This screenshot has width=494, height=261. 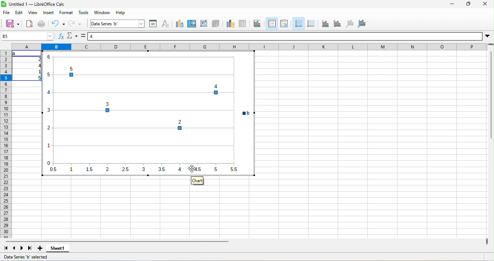 What do you see at coordinates (83, 36) in the screenshot?
I see `formula` at bounding box center [83, 36].